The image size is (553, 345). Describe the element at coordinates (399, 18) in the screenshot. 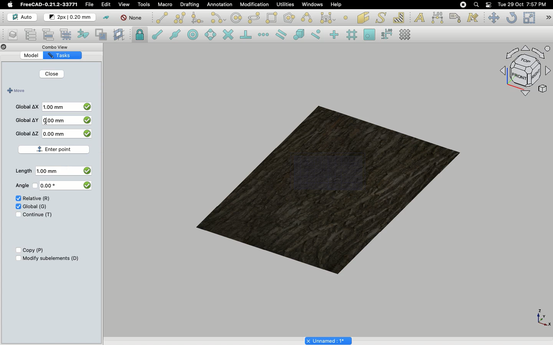

I see `Hatch` at that location.